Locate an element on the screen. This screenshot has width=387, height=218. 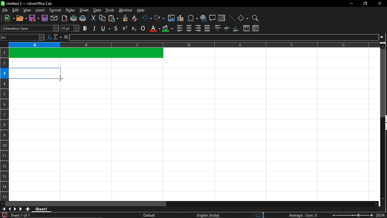
standard selection is located at coordinates (260, 215).